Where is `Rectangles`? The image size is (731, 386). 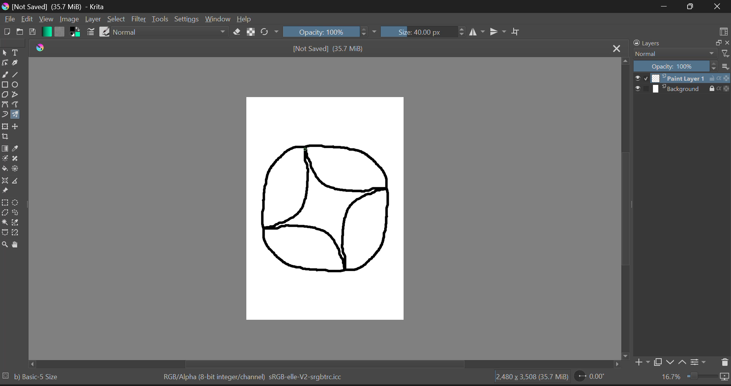 Rectangles is located at coordinates (5, 85).